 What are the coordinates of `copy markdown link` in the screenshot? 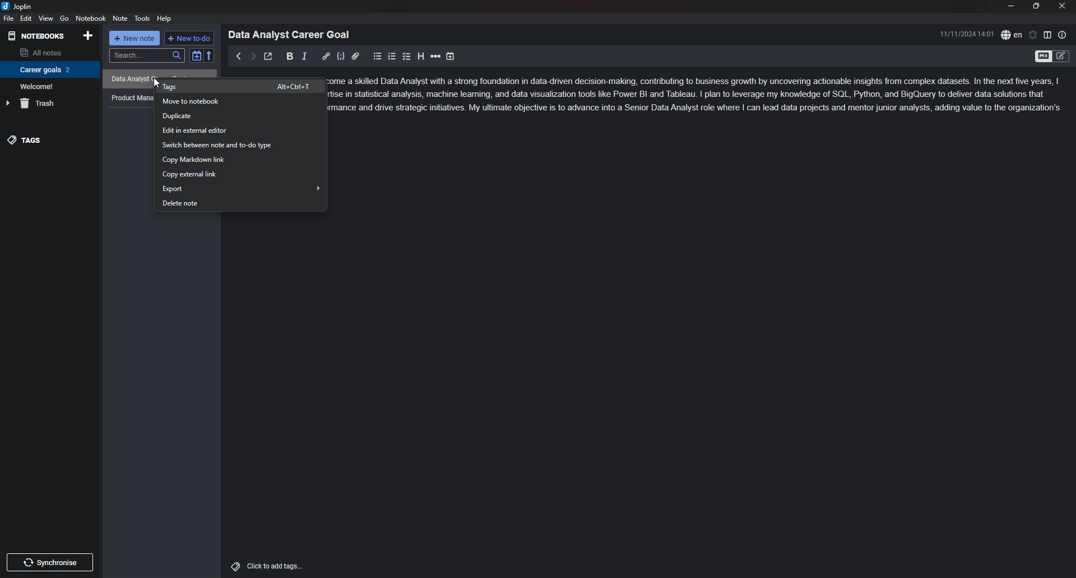 It's located at (240, 160).